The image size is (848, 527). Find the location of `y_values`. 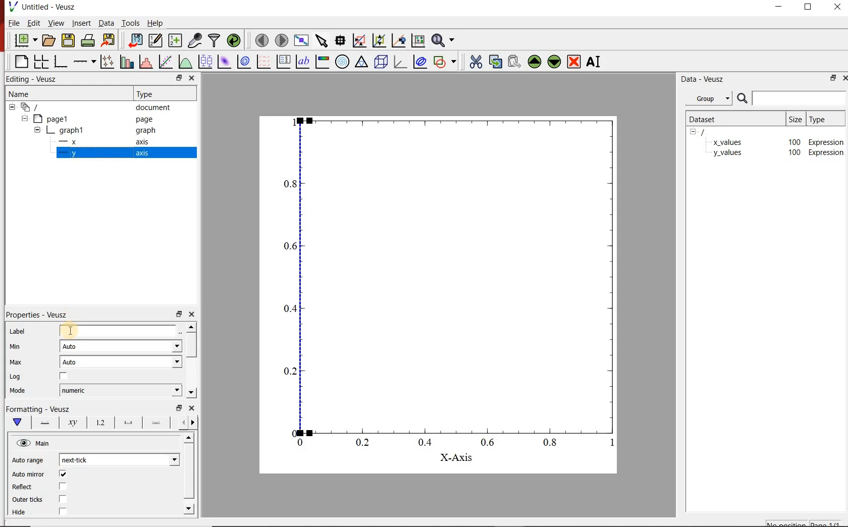

y_values is located at coordinates (727, 153).